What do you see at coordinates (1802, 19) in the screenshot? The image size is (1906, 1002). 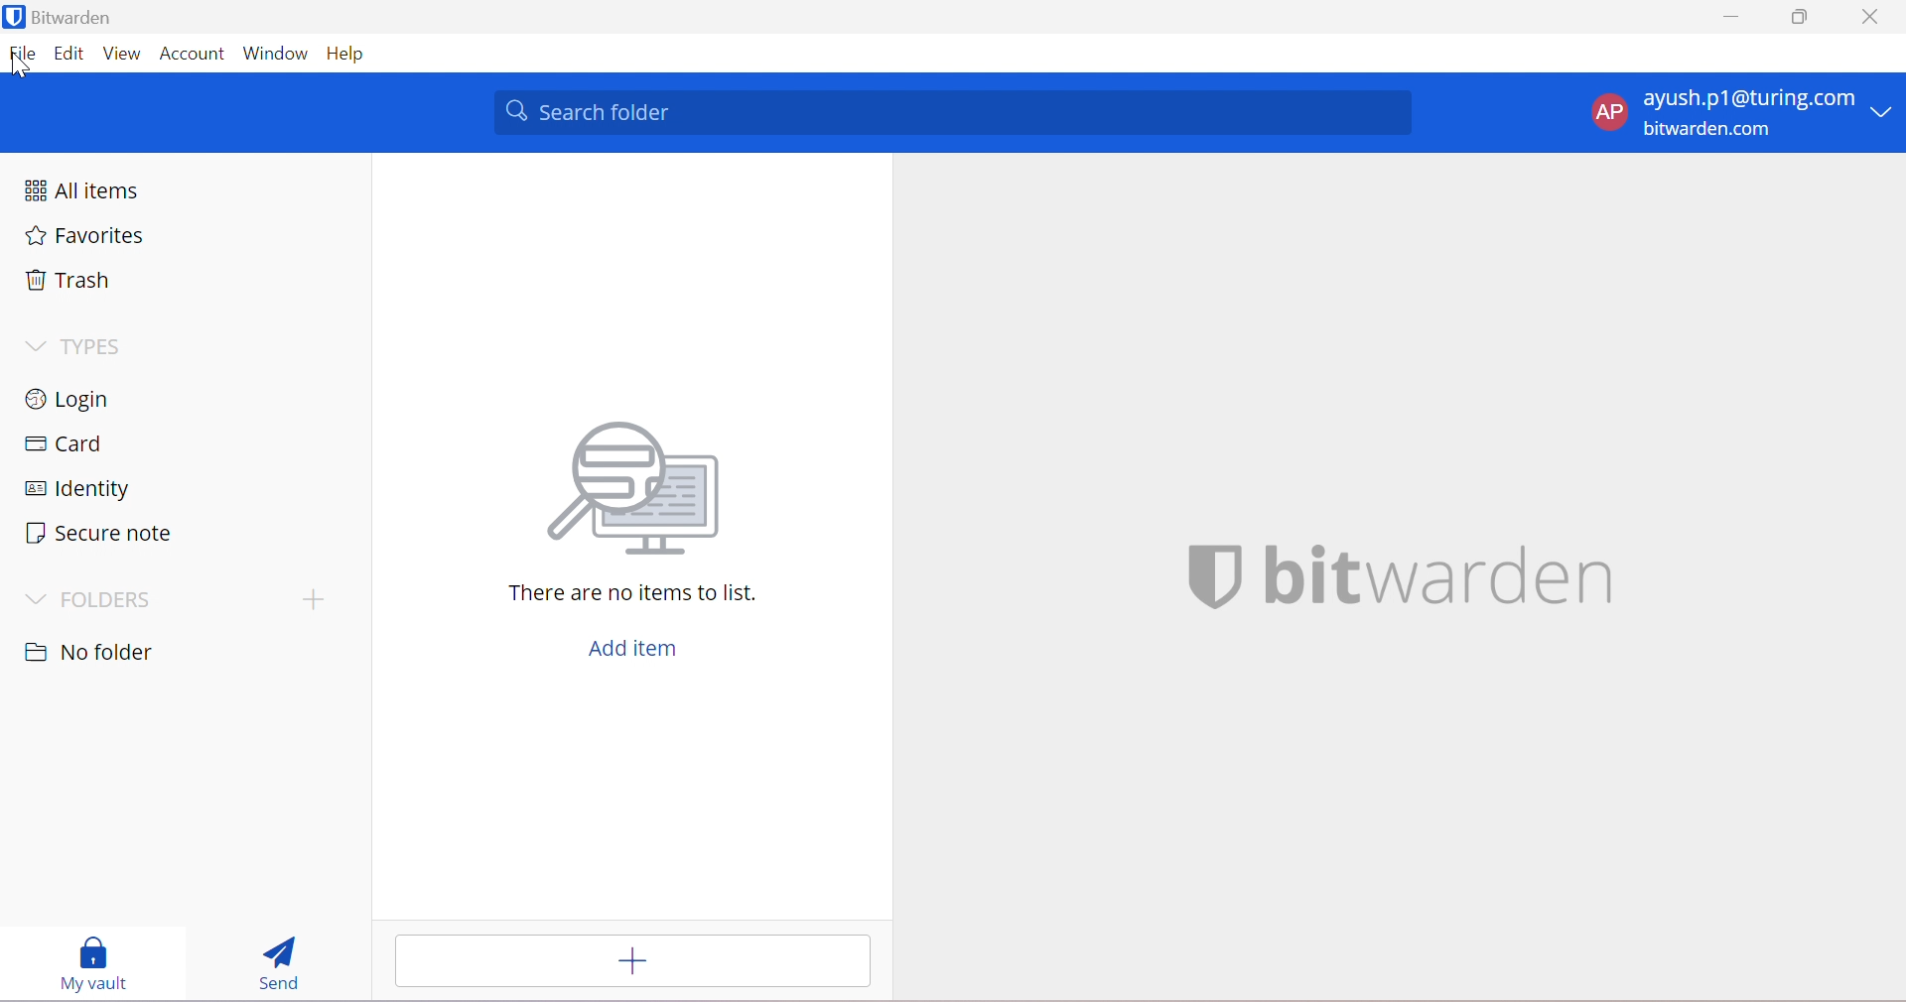 I see `Restore Down` at bounding box center [1802, 19].